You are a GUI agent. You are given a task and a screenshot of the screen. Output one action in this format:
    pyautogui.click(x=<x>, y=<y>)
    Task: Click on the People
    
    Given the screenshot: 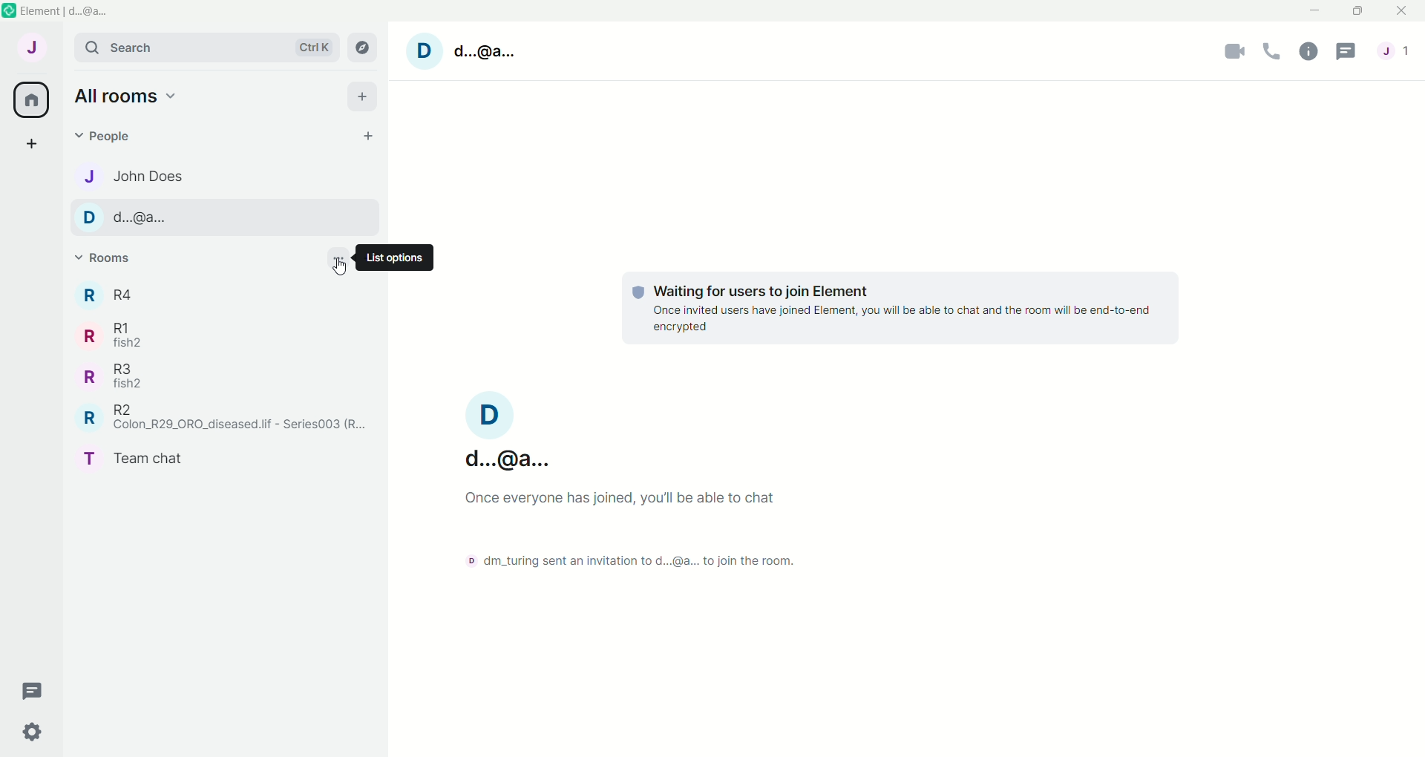 What is the action you would take?
    pyautogui.click(x=1399, y=50)
    